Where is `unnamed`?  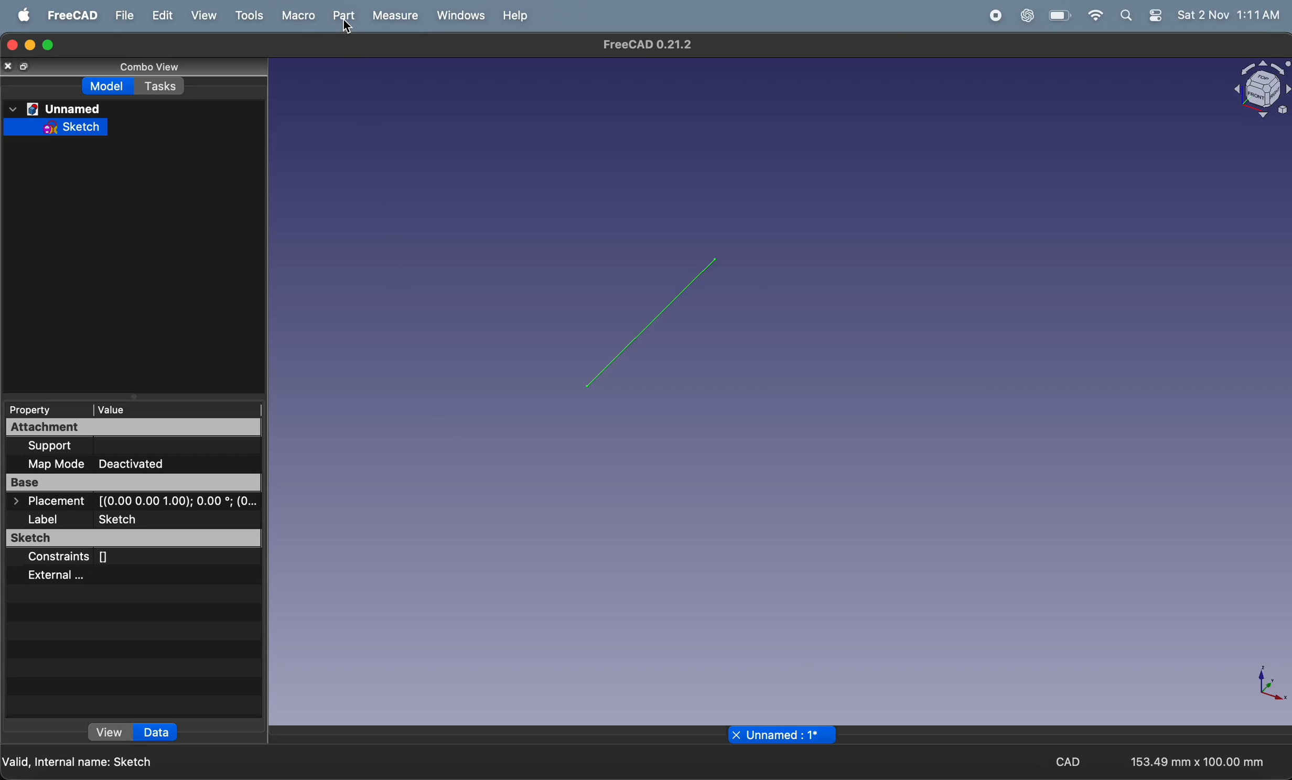 unnamed is located at coordinates (57, 109).